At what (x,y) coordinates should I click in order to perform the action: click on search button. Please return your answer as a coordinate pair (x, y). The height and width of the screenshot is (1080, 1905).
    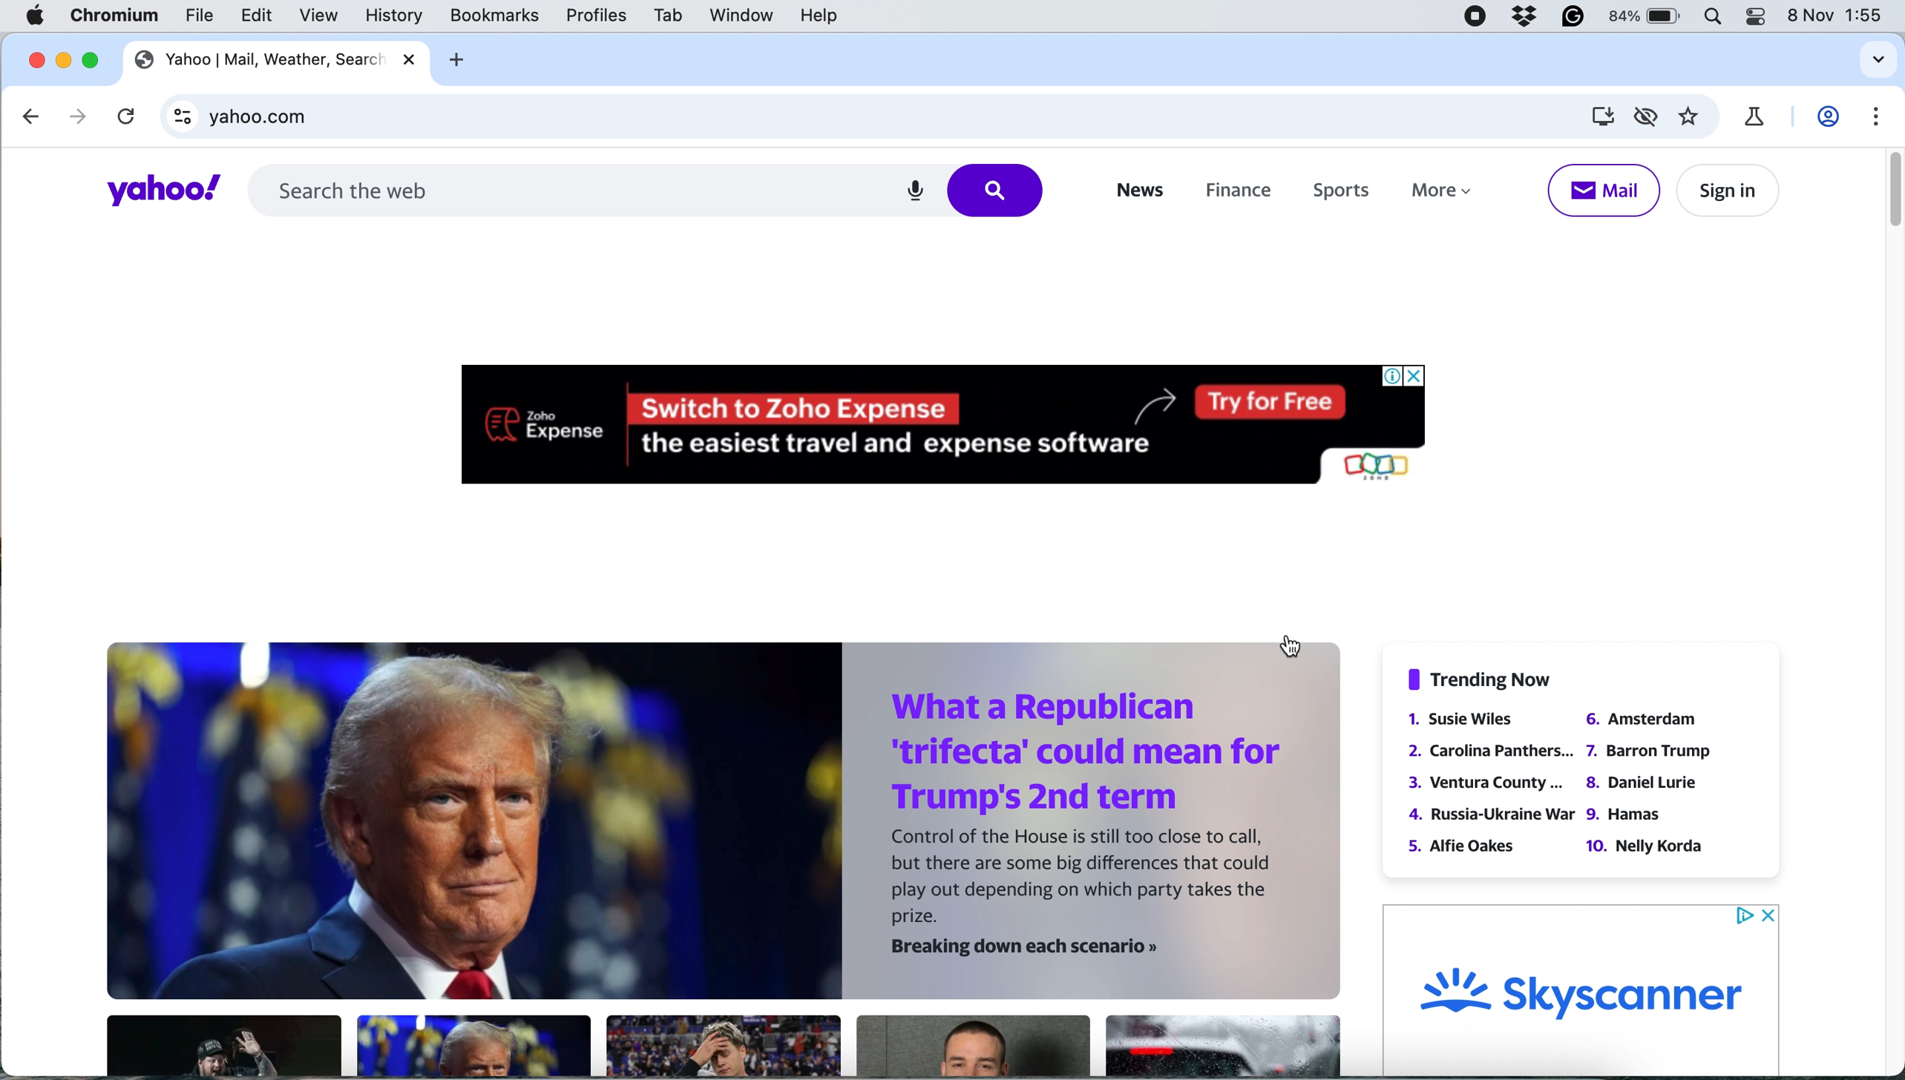
    Looking at the image, I should click on (1002, 191).